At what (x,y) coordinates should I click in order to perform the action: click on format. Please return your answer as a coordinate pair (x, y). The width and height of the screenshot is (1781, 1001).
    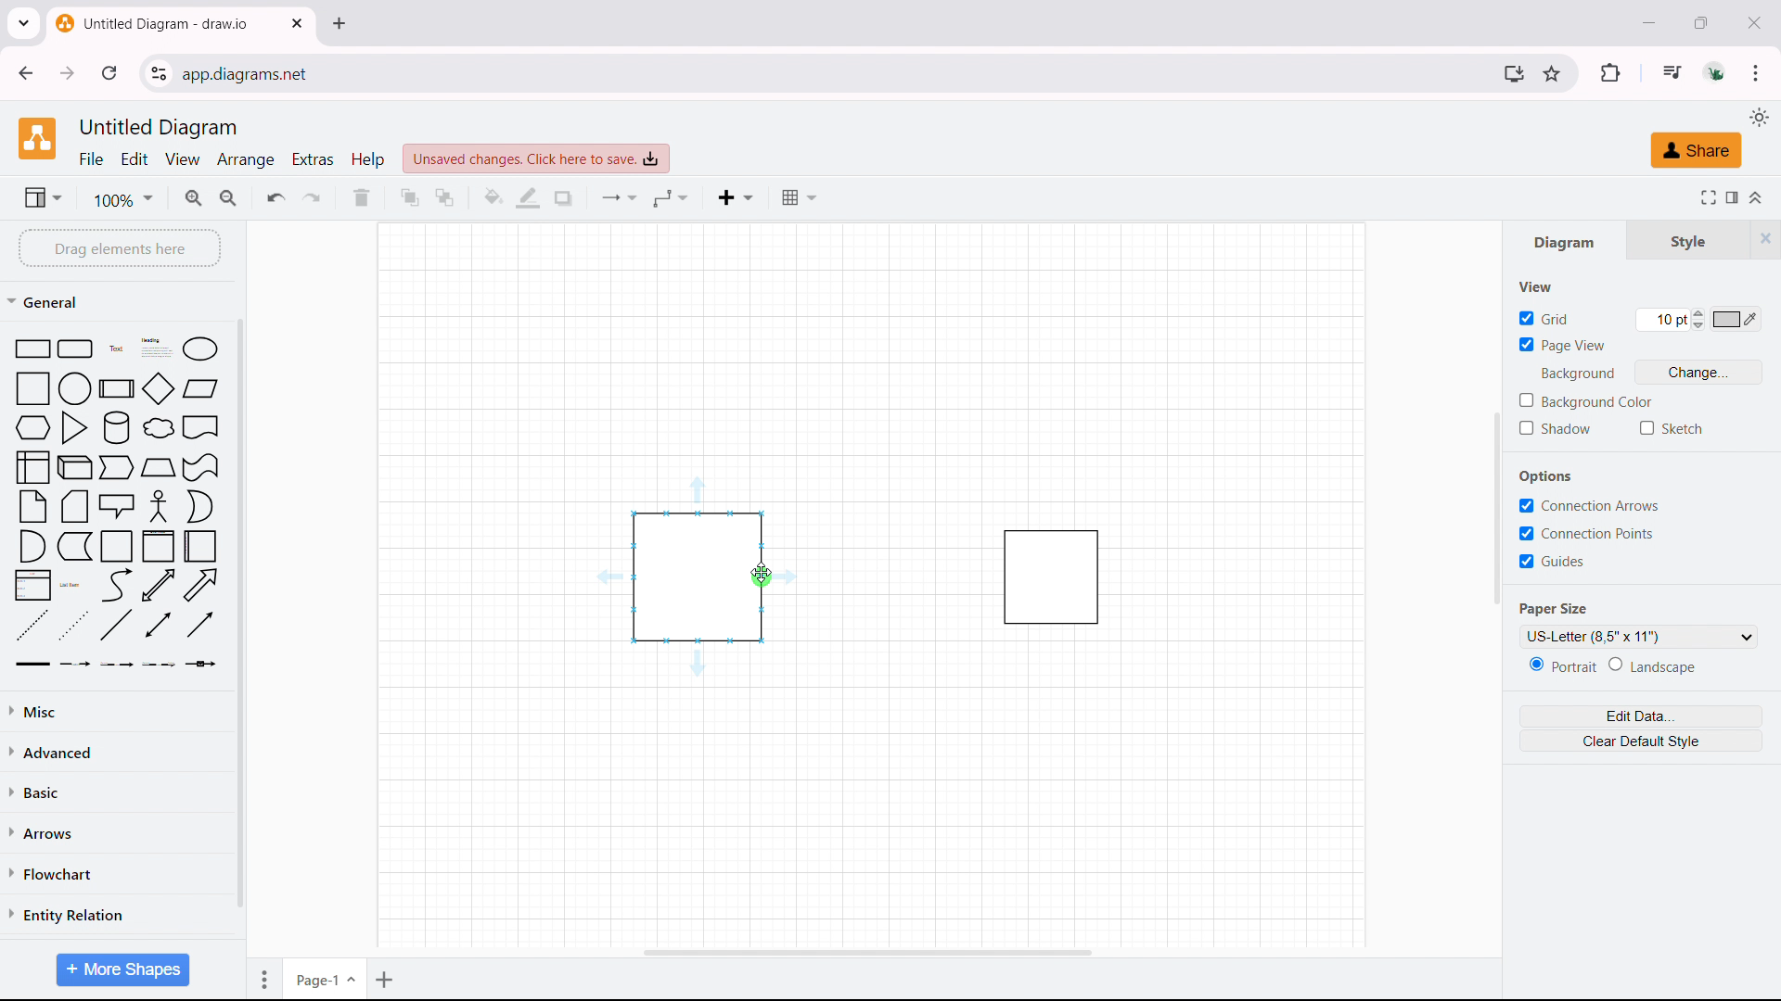
    Looking at the image, I should click on (1731, 196).